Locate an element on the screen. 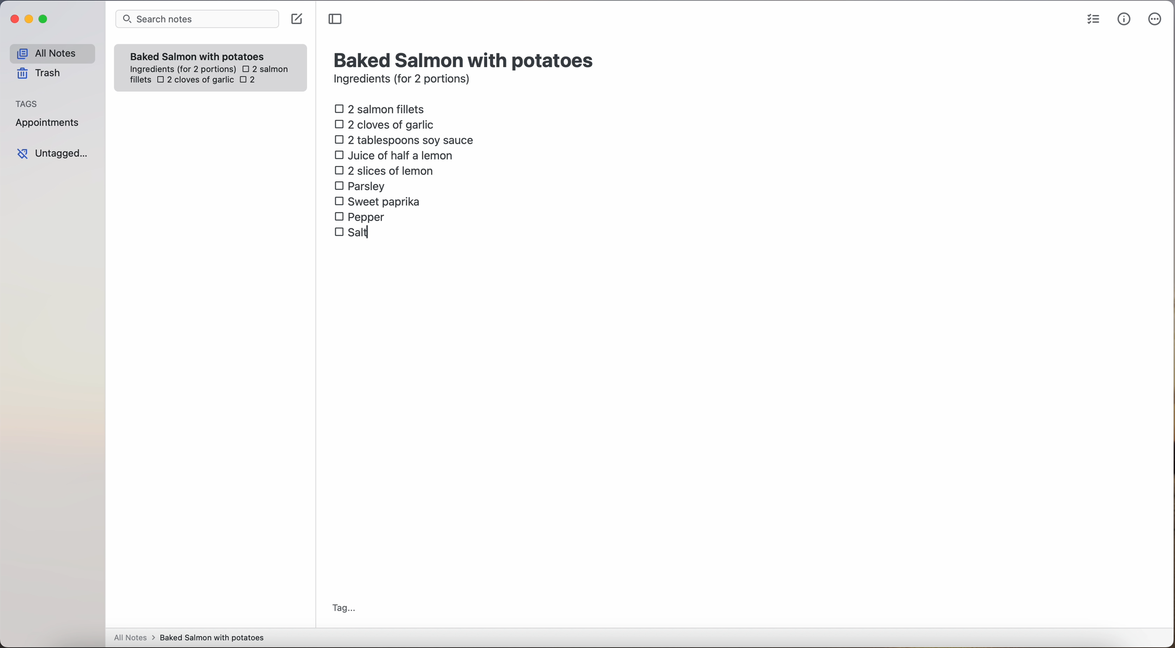 The width and height of the screenshot is (1175, 648). 2 salmon fillets is located at coordinates (383, 108).